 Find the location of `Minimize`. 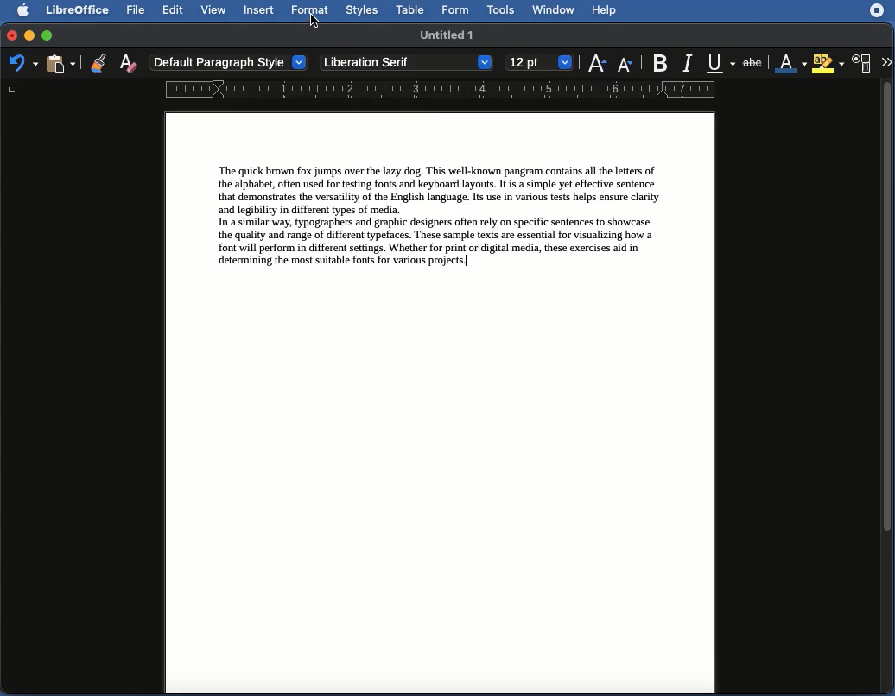

Minimize is located at coordinates (28, 34).